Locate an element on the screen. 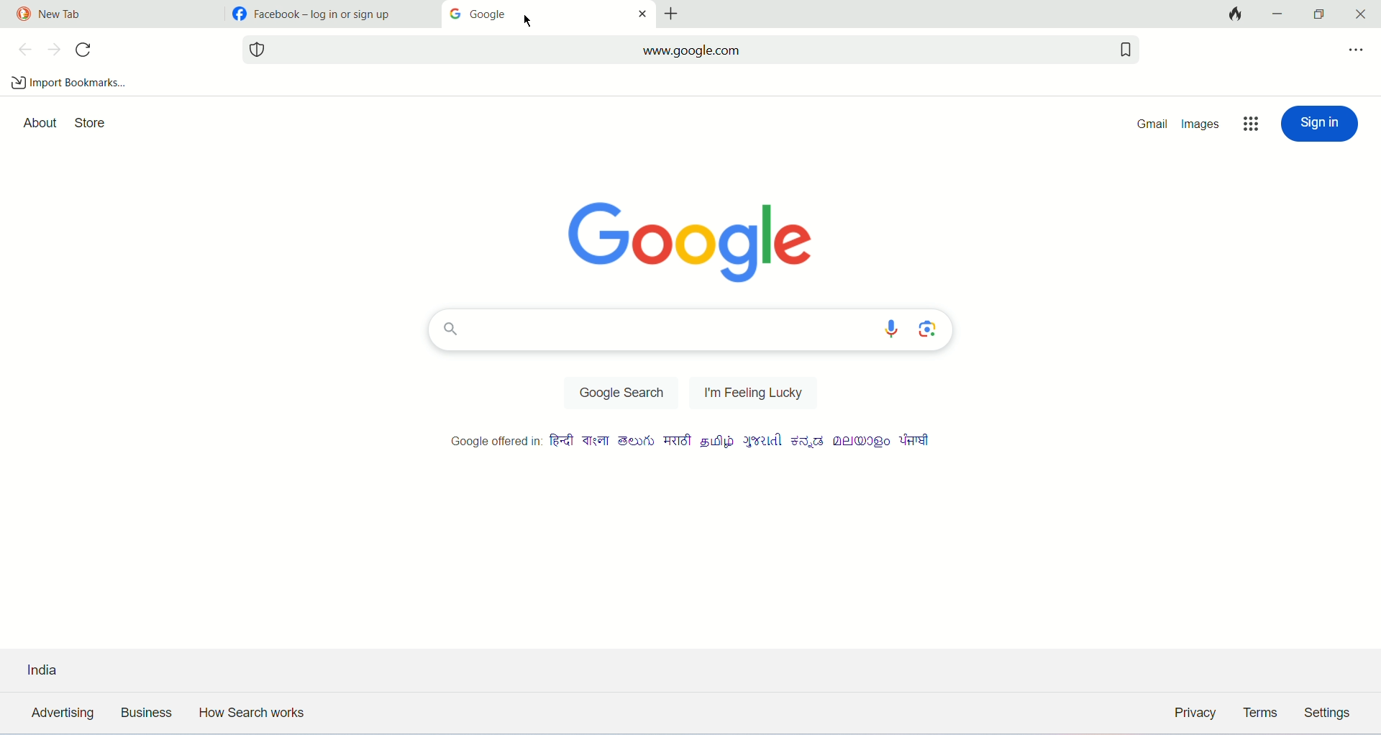 This screenshot has width=1381, height=735. refresh is located at coordinates (84, 49).